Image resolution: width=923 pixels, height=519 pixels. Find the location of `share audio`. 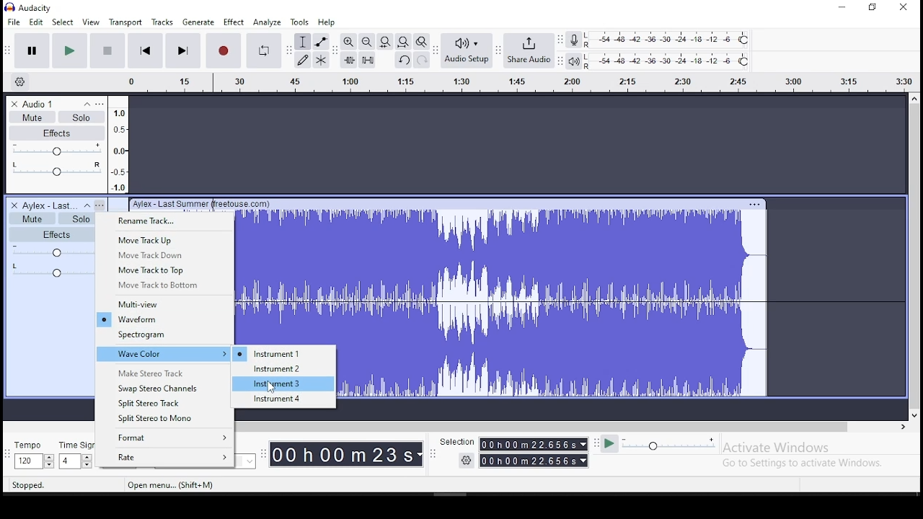

share audio is located at coordinates (529, 50).